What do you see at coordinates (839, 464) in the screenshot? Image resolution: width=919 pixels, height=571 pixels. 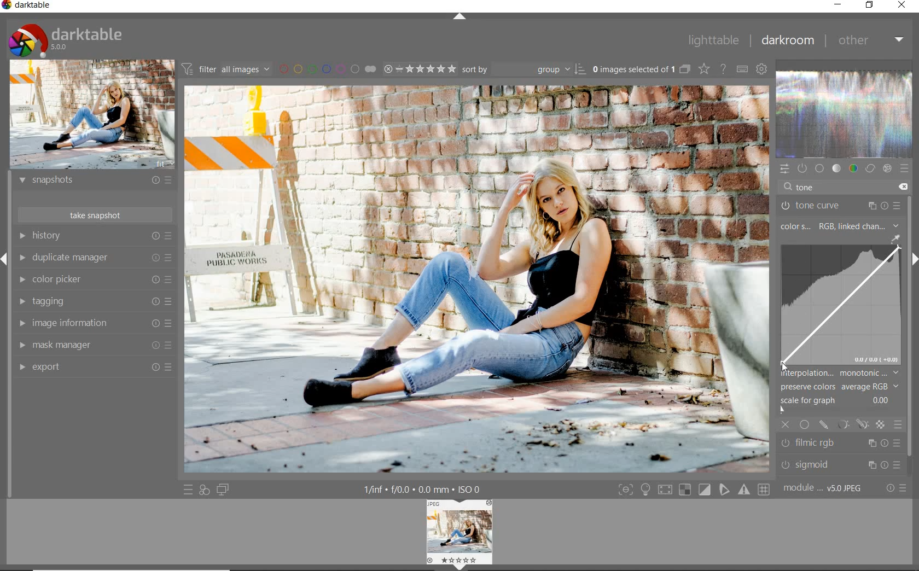 I see `sigmoid` at bounding box center [839, 464].